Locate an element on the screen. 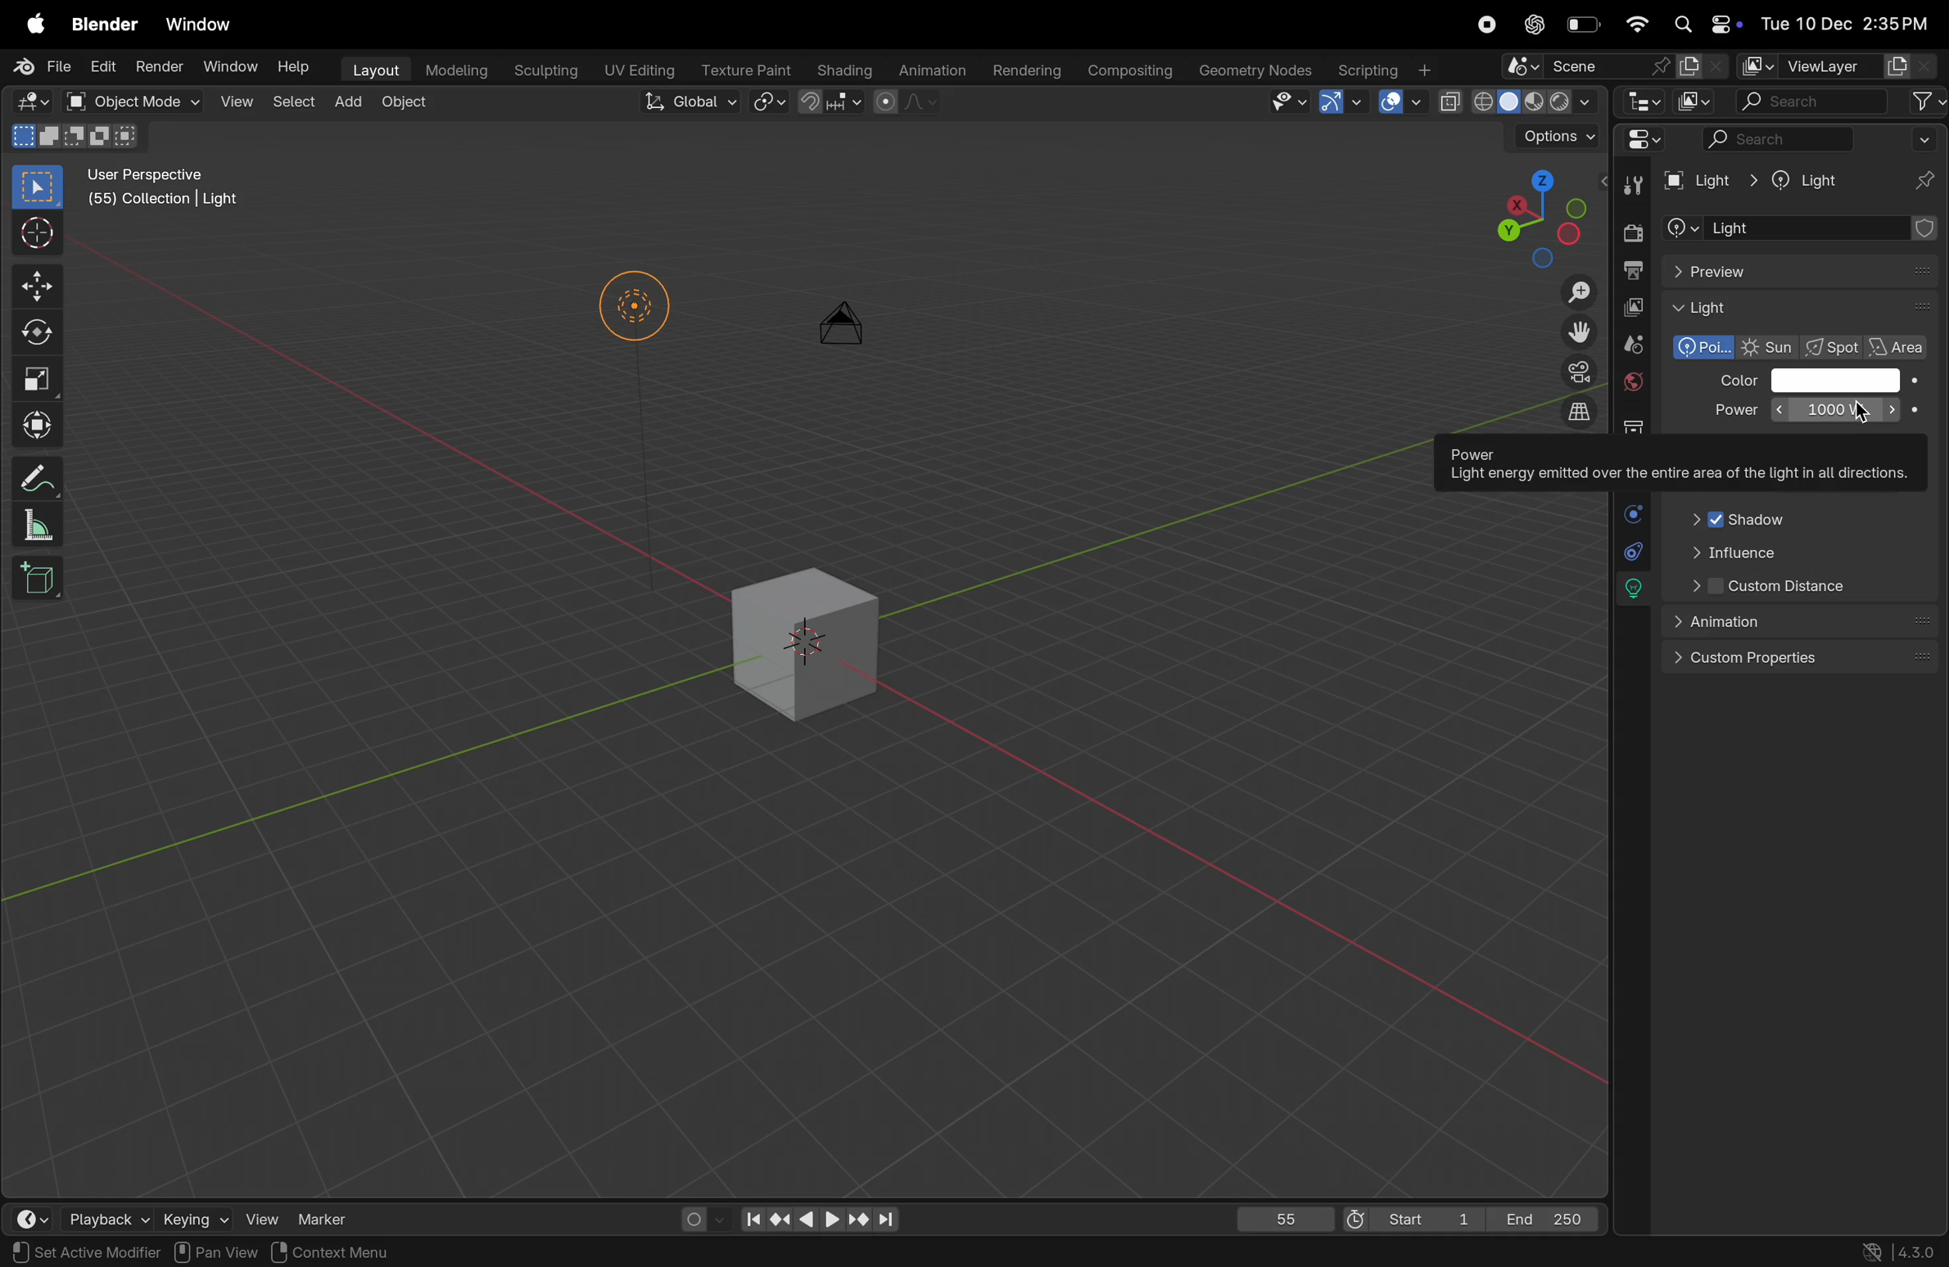 This screenshot has height=1267, width=1949. view port shading is located at coordinates (1524, 103).